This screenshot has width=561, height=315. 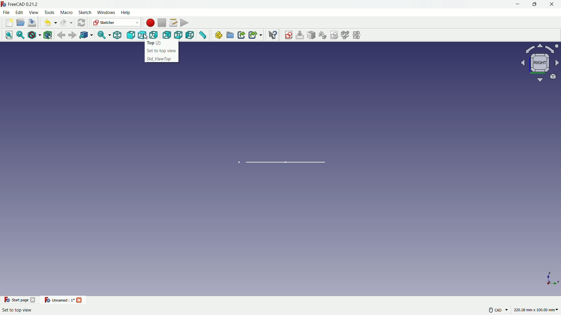 I want to click on isometric view, so click(x=119, y=35).